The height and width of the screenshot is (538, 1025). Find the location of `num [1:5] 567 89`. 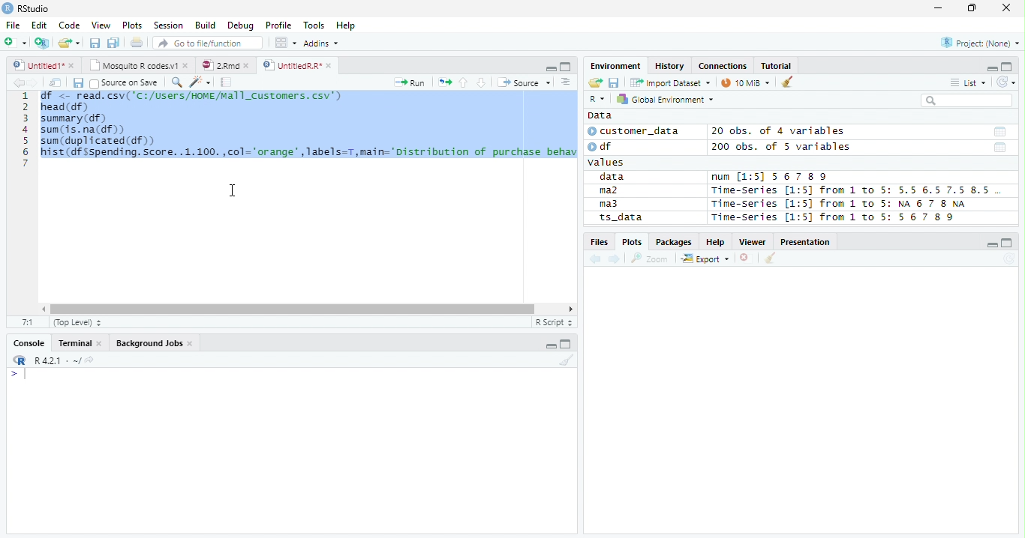

num [1:5] 567 89 is located at coordinates (770, 177).